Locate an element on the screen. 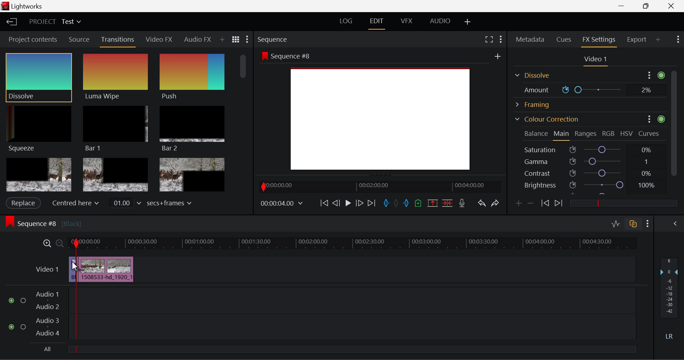 This screenshot has width=684, height=360. Mark In is located at coordinates (387, 204).